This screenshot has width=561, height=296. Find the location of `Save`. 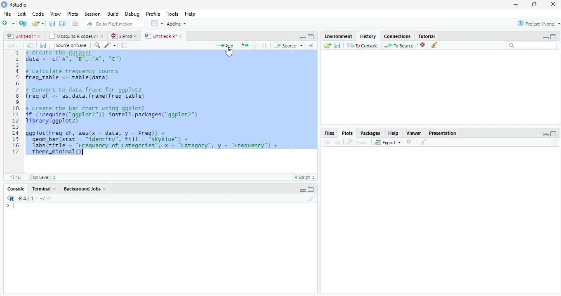

Save is located at coordinates (52, 24).